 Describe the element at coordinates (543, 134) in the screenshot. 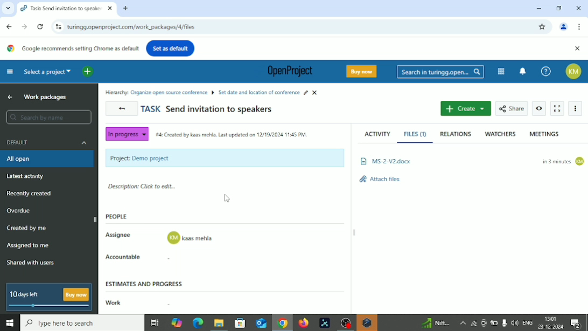

I see `Meetings` at that location.